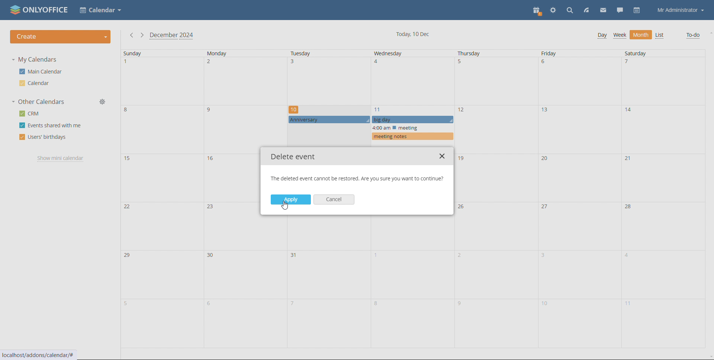 The image size is (714, 360). Describe the element at coordinates (43, 355) in the screenshot. I see `localhost/addons/calendar/#` at that location.